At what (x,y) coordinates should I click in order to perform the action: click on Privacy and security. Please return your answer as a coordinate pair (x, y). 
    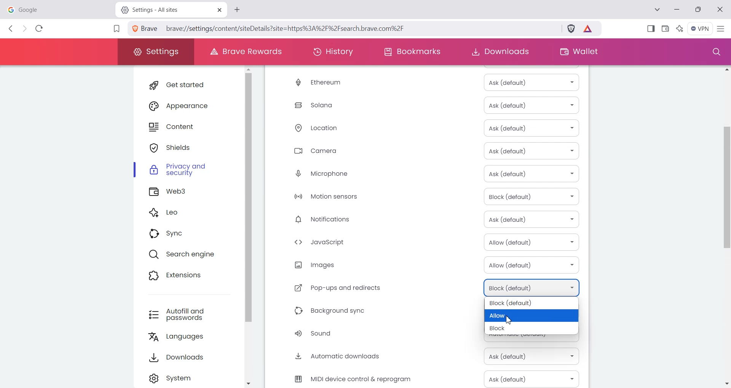
    Looking at the image, I should click on (188, 171).